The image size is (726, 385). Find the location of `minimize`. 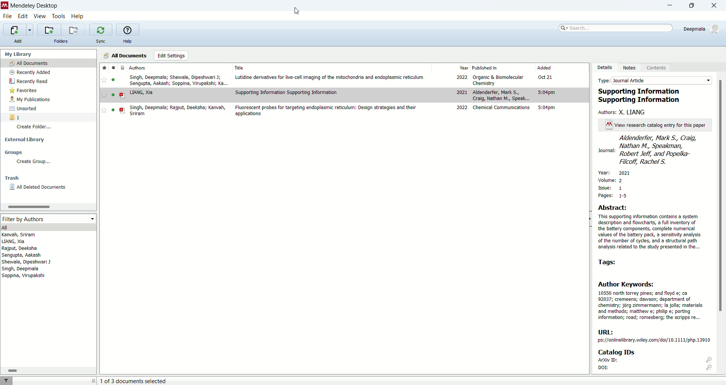

minimize is located at coordinates (670, 5).